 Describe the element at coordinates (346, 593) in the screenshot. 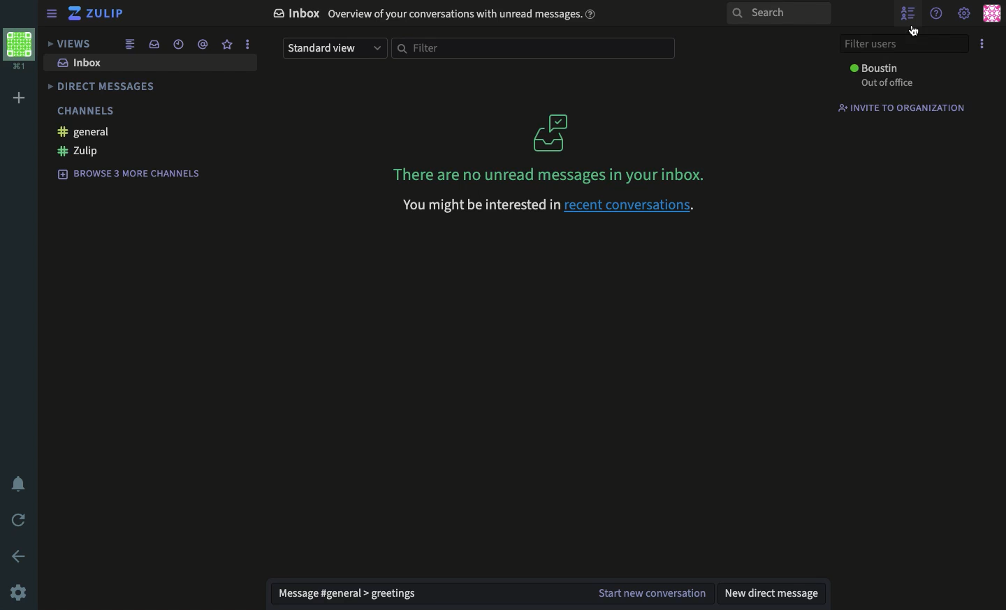

I see `message general greetings` at that location.